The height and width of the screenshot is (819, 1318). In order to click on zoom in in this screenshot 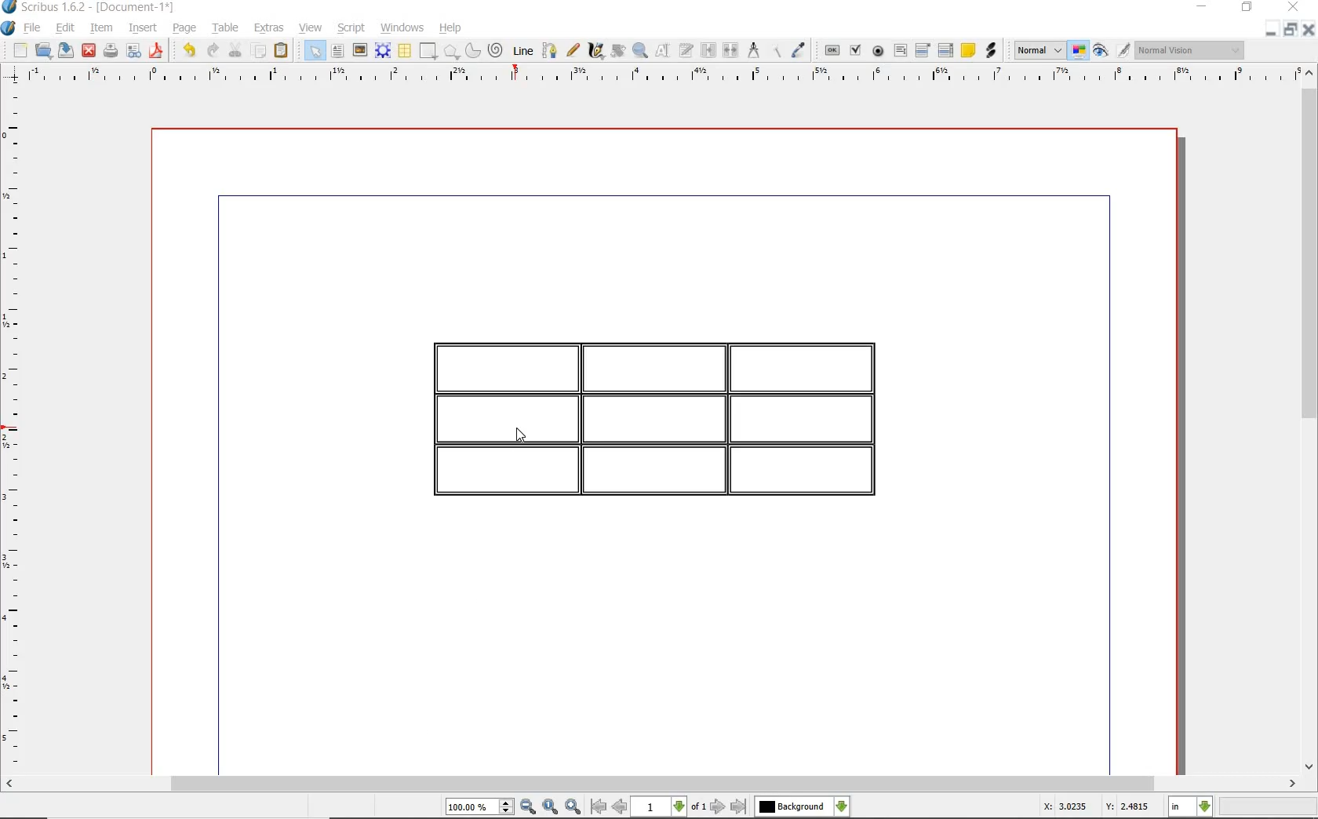, I will do `click(573, 806)`.